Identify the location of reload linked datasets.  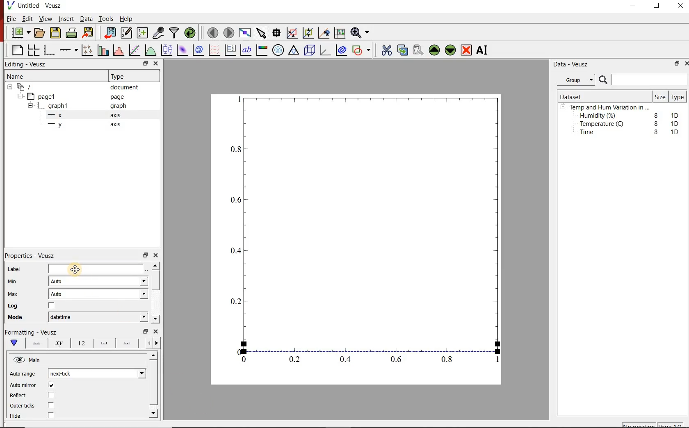
(190, 33).